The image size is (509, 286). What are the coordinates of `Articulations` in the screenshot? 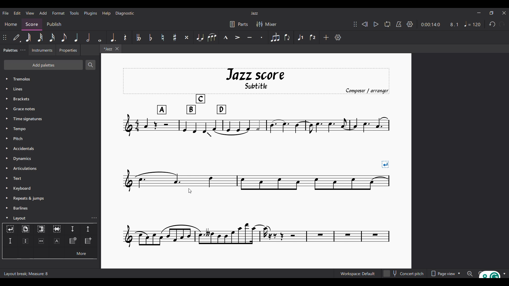 It's located at (50, 168).